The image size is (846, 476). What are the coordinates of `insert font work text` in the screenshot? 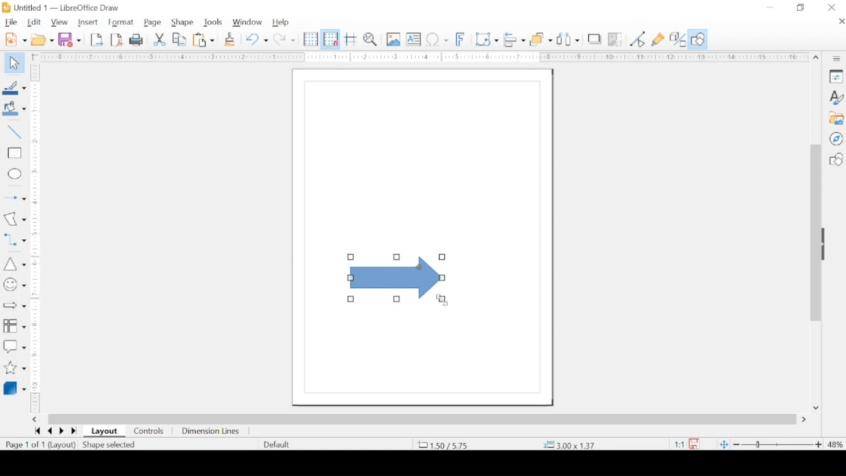 It's located at (460, 39).